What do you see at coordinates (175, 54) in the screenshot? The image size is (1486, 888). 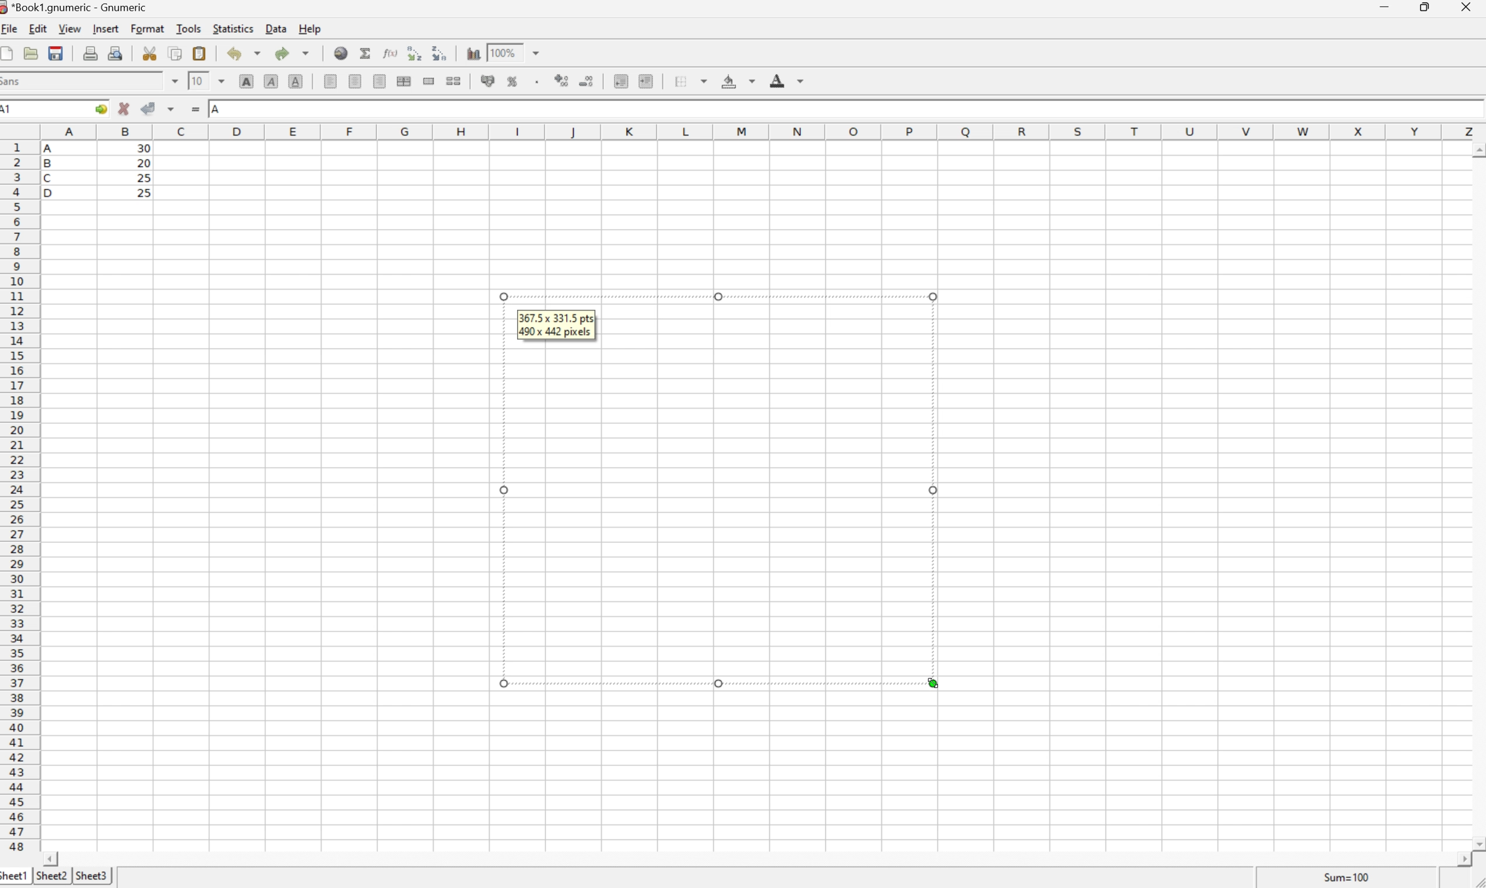 I see `Copy the selection` at bounding box center [175, 54].